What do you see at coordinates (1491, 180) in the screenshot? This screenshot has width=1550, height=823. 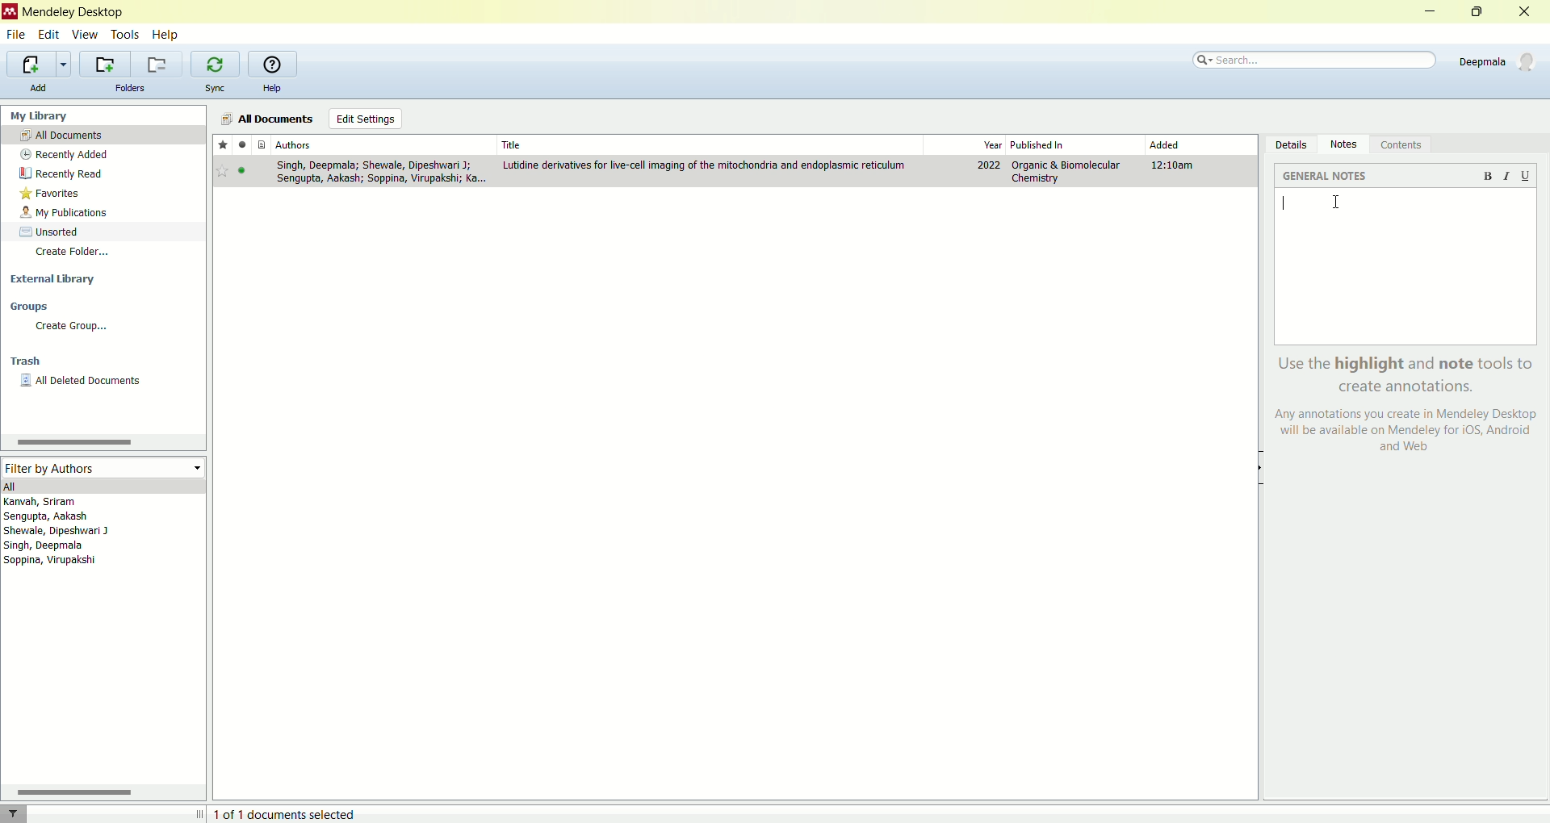 I see `bold` at bounding box center [1491, 180].